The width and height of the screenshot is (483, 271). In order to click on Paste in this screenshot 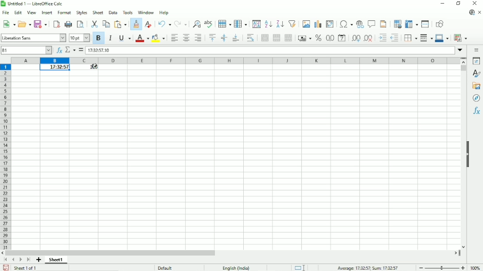, I will do `click(120, 24)`.